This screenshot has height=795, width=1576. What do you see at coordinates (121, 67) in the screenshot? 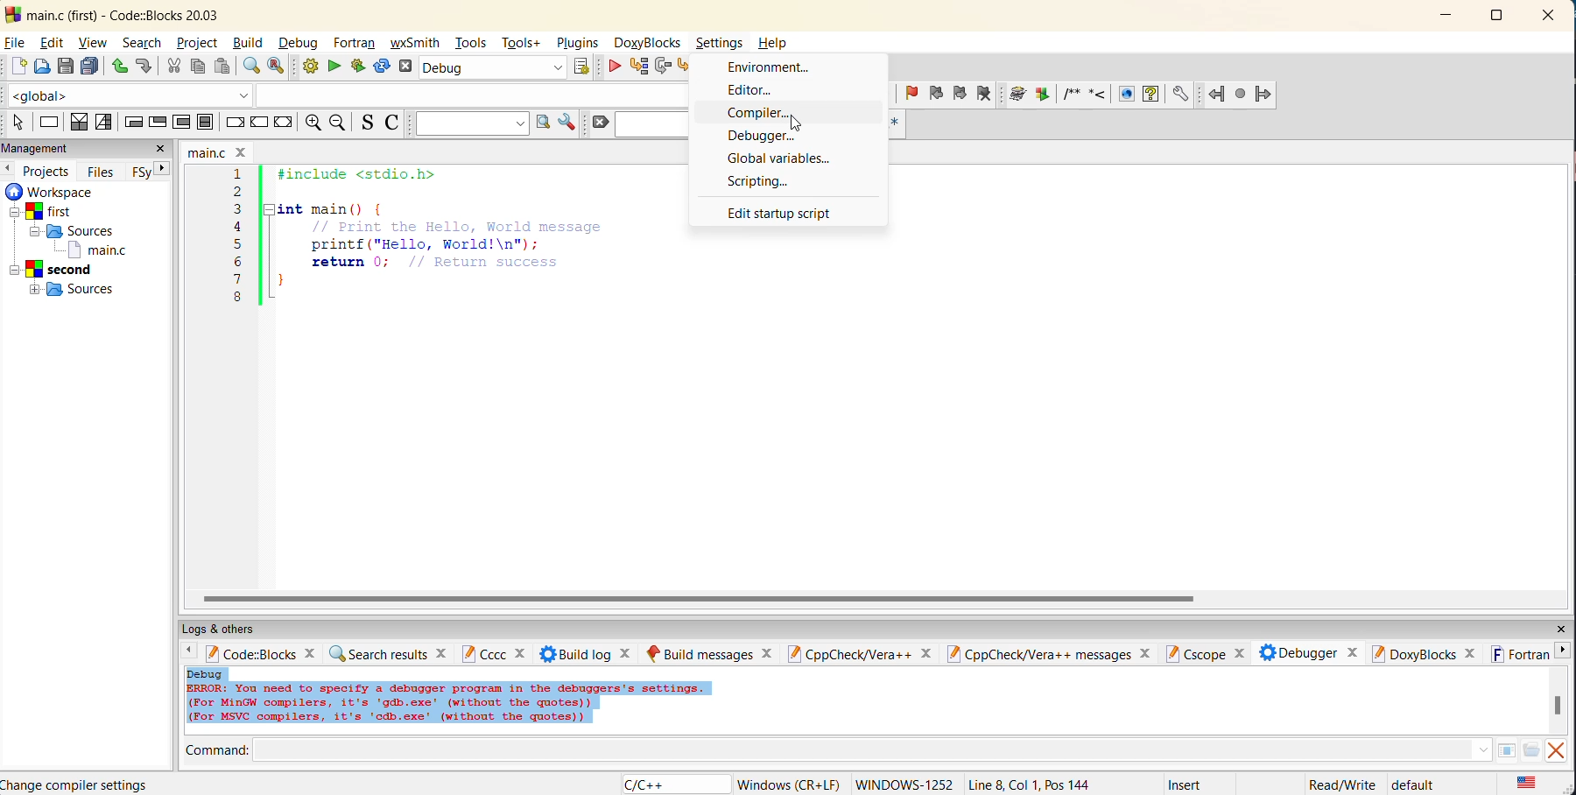
I see `undo` at bounding box center [121, 67].